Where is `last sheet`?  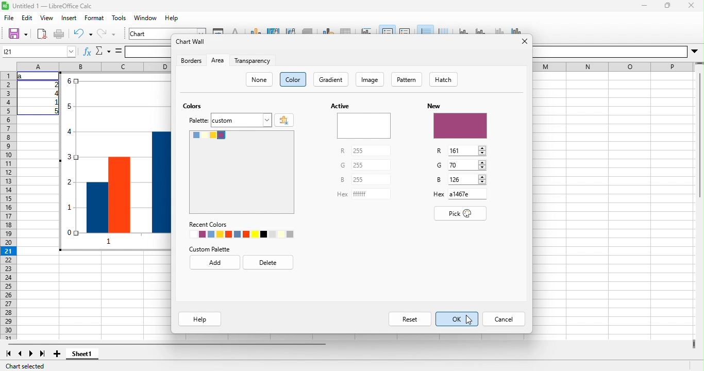
last sheet is located at coordinates (43, 353).